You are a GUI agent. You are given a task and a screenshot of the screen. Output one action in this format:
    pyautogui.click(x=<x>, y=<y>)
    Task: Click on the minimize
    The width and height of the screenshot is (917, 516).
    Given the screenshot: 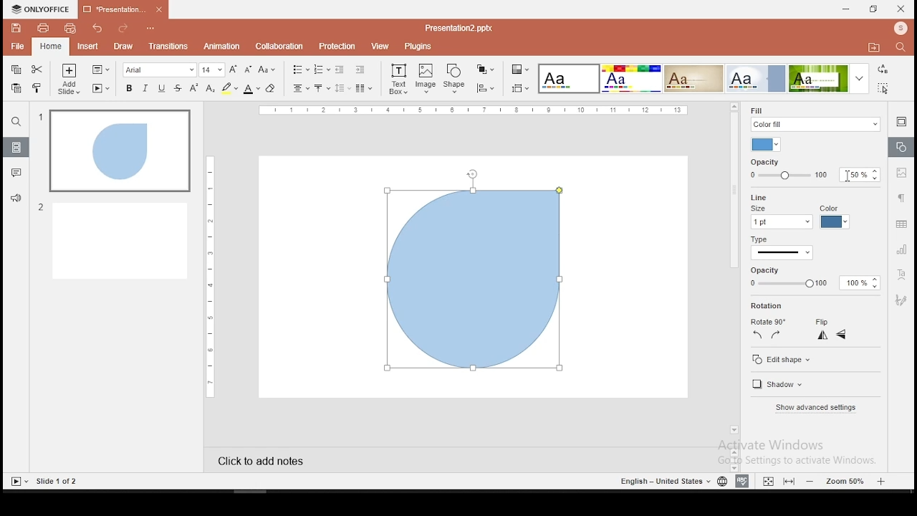 What is the action you would take?
    pyautogui.click(x=845, y=9)
    